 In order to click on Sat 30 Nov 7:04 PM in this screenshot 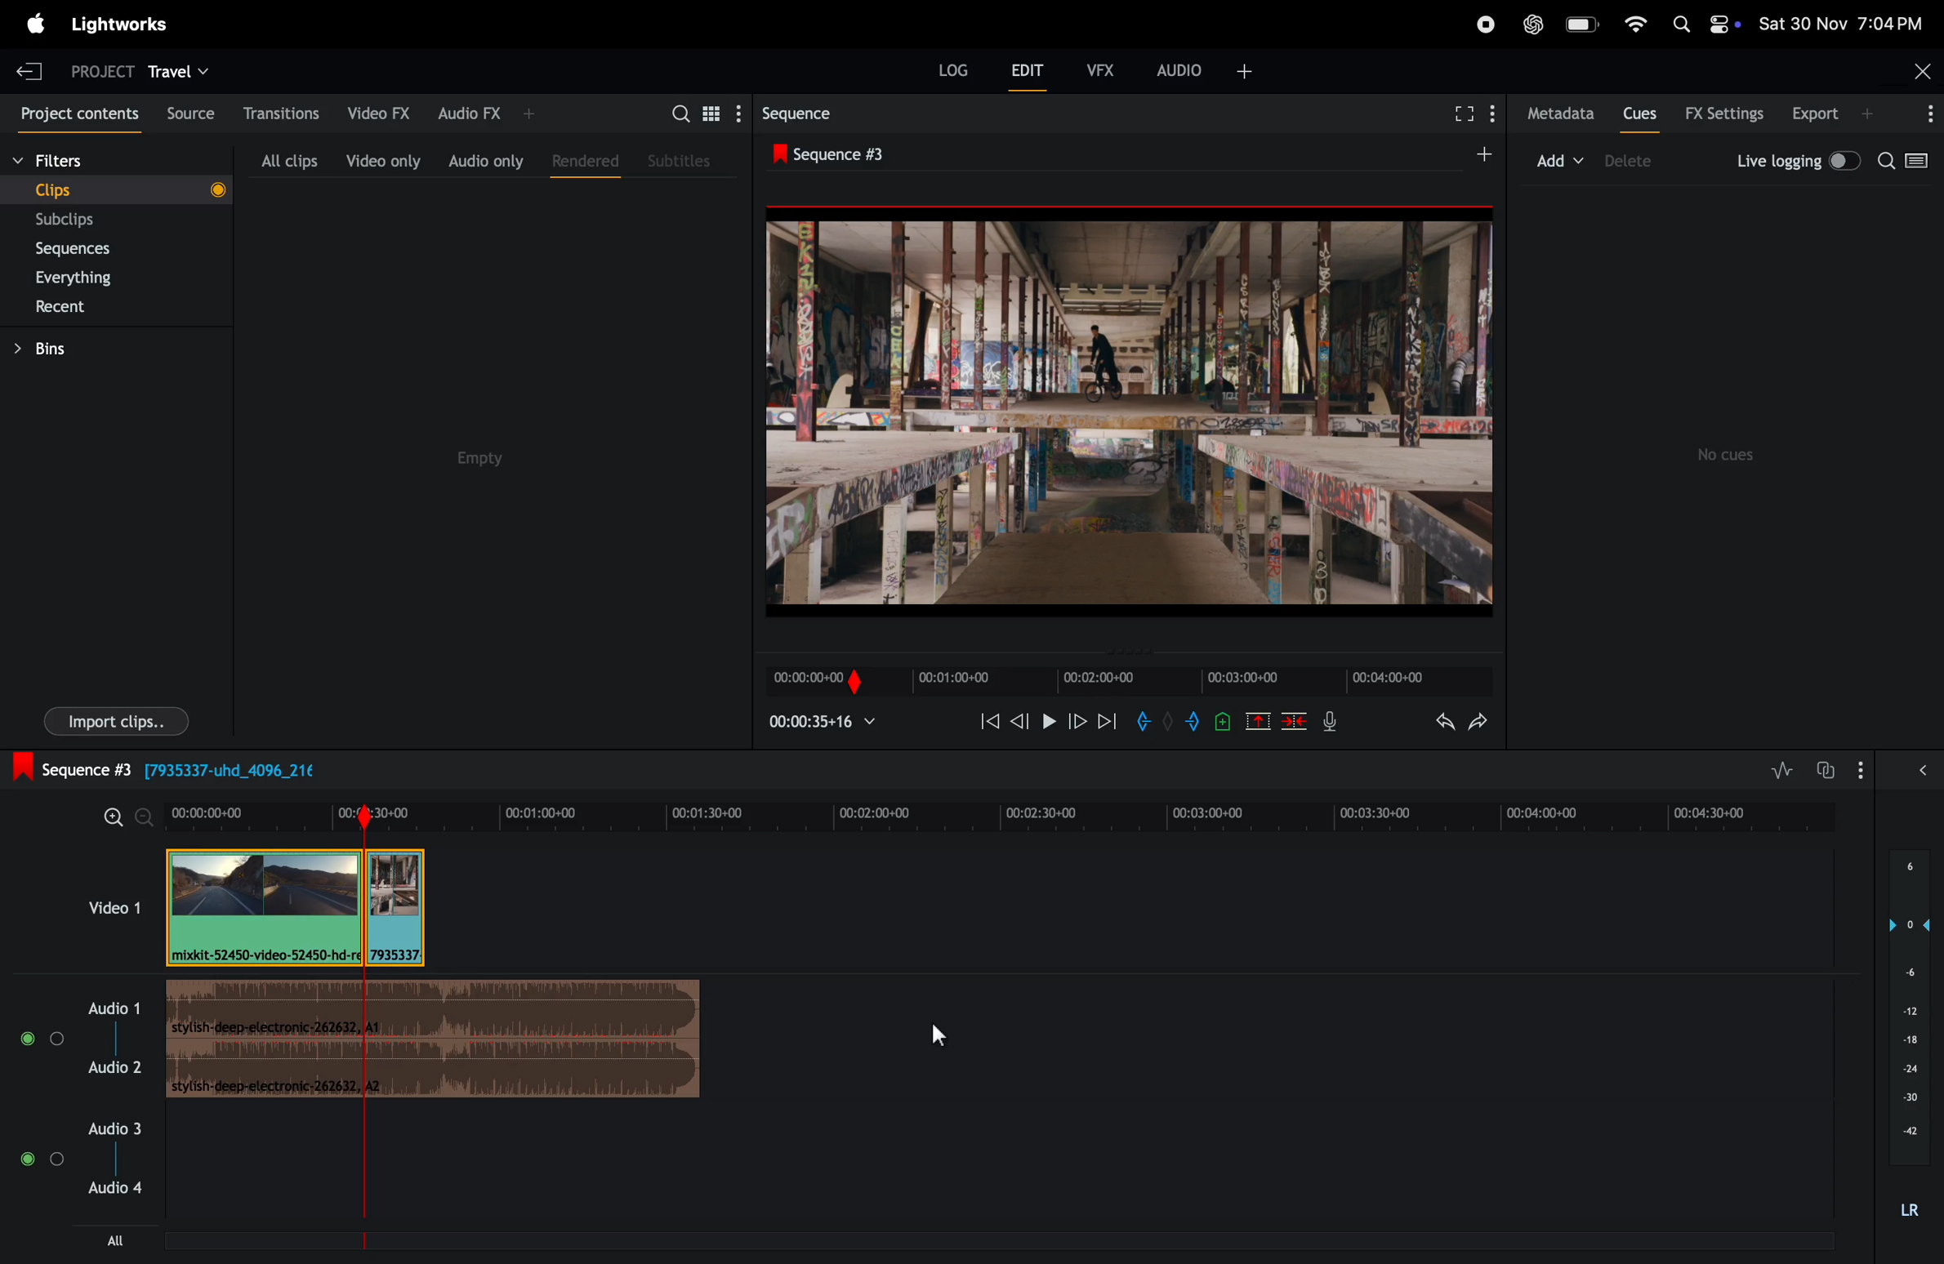, I will do `click(1848, 23)`.